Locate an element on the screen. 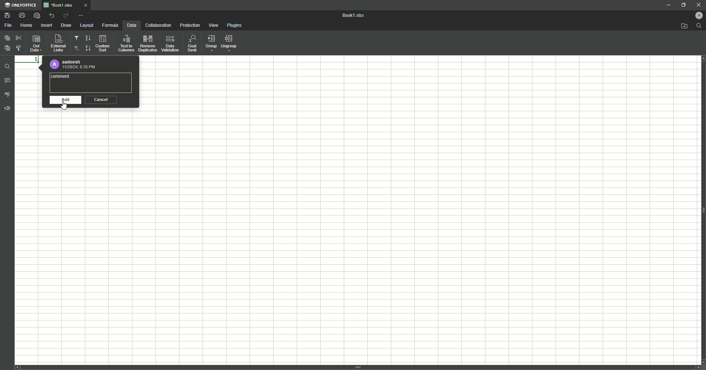  Goal Seek is located at coordinates (192, 44).